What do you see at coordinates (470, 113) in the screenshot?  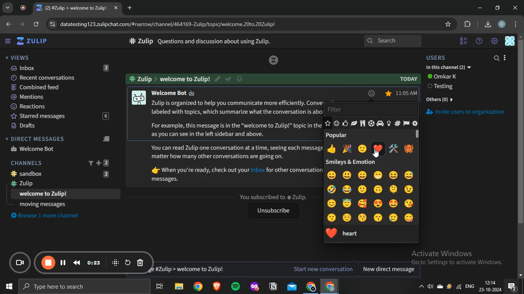 I see `invite users to organization` at bounding box center [470, 113].